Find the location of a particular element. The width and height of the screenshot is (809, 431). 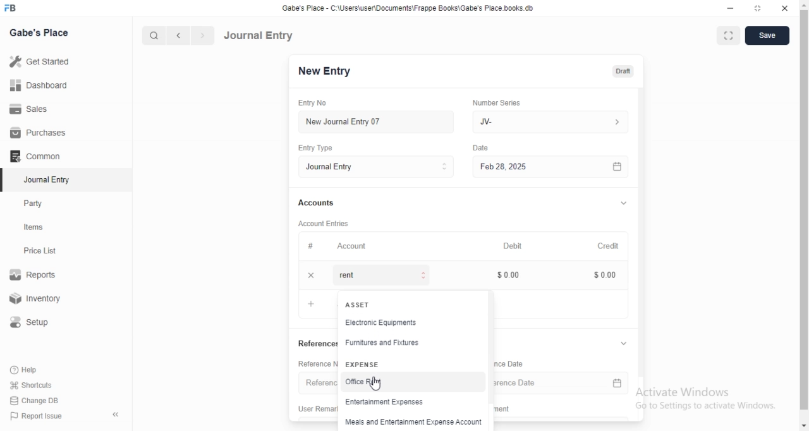

Entertanment Expenses is located at coordinates (389, 403).